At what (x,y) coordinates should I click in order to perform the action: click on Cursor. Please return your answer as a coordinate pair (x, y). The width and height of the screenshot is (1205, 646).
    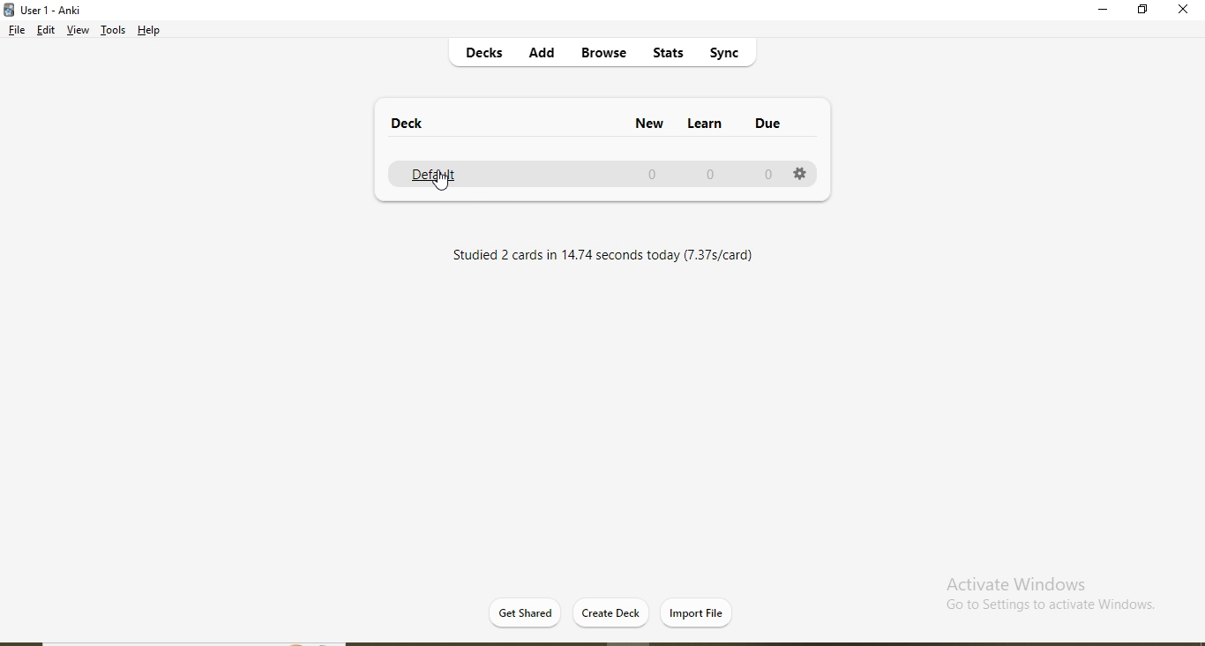
    Looking at the image, I should click on (440, 184).